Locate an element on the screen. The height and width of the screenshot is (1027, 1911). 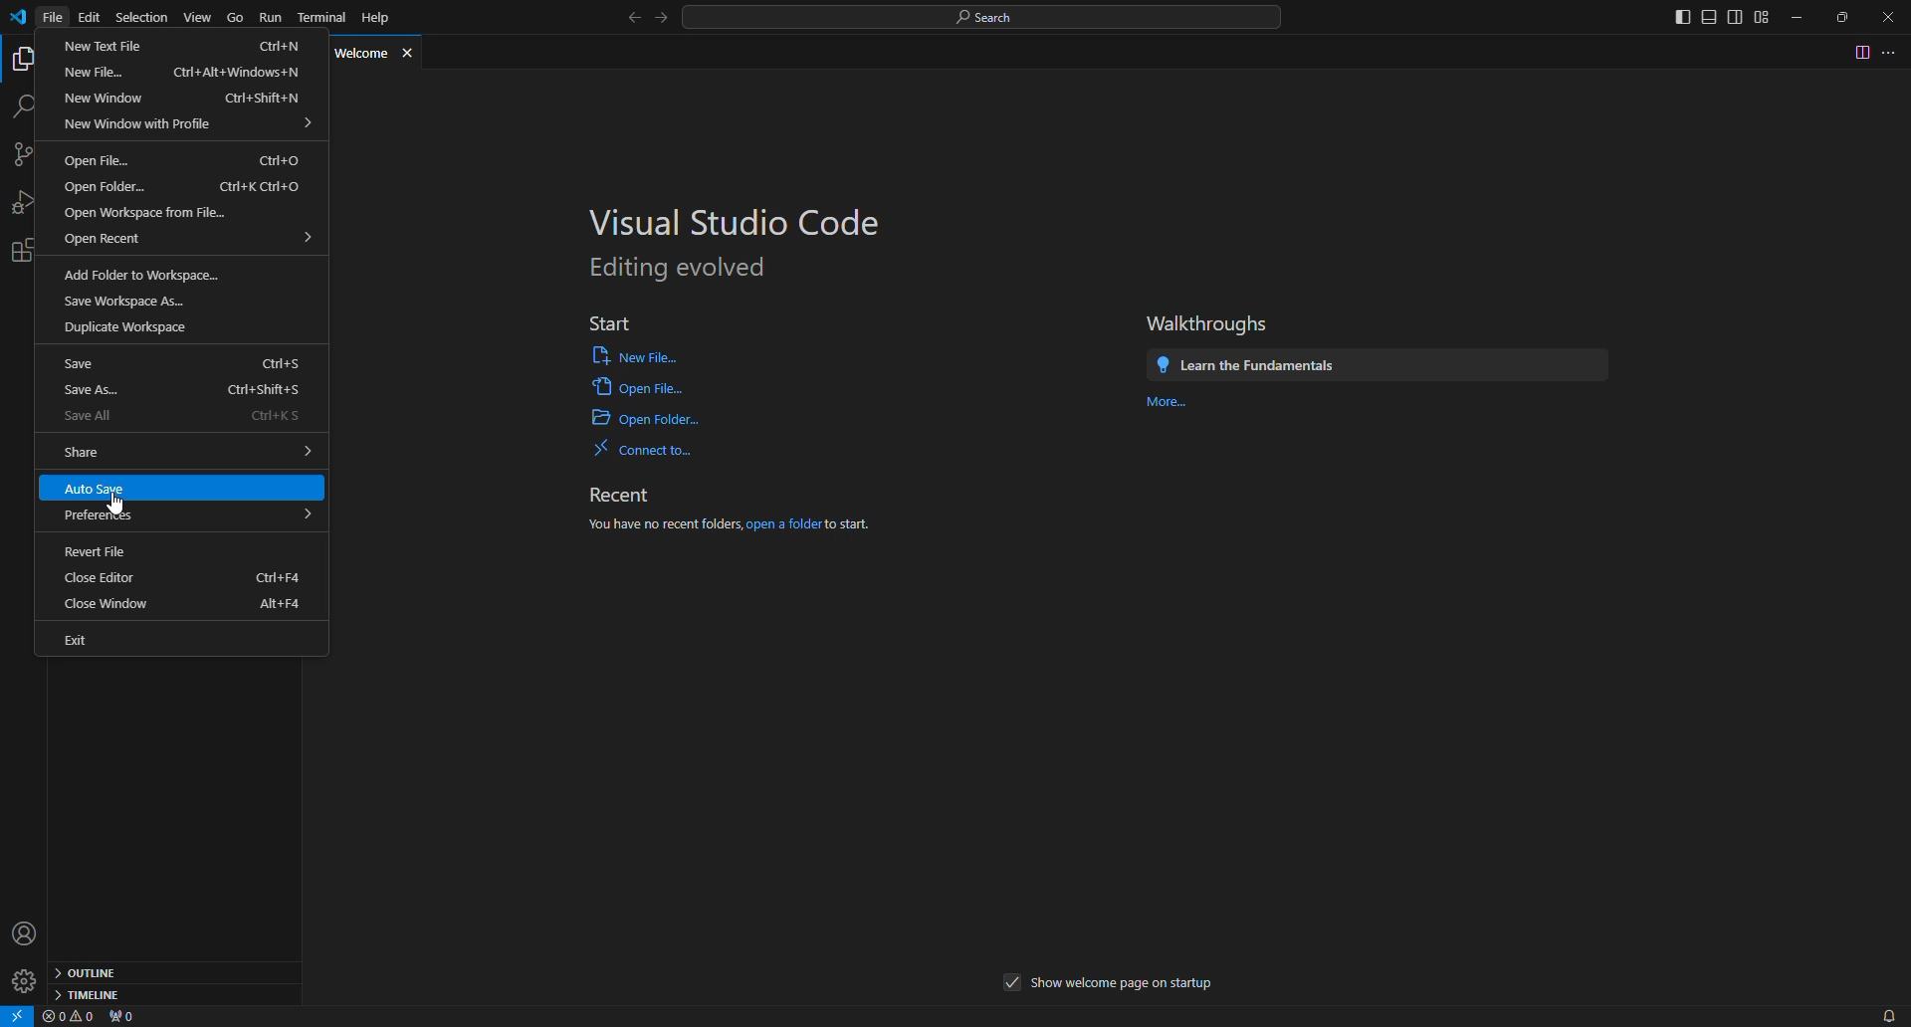
close editor is located at coordinates (100, 578).